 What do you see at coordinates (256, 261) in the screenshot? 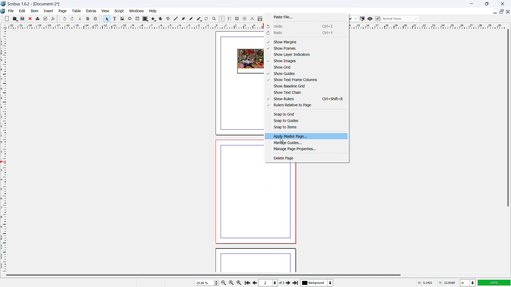
I see `page` at bounding box center [256, 261].